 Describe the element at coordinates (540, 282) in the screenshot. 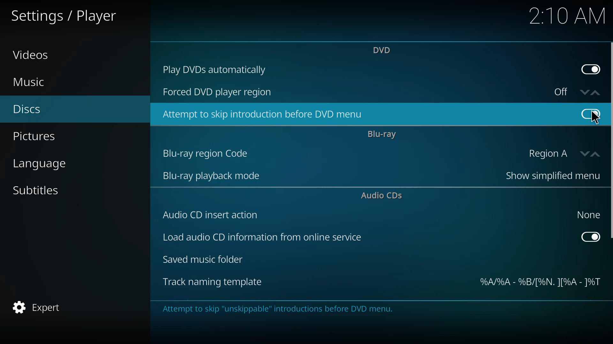

I see `template` at that location.